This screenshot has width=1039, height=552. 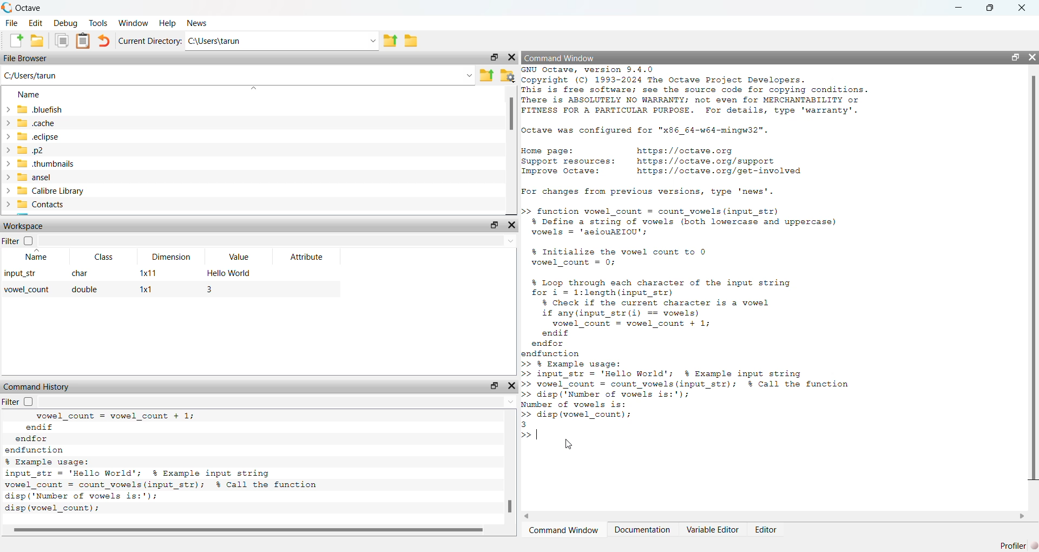 I want to click on expand/collapse, so click(x=8, y=190).